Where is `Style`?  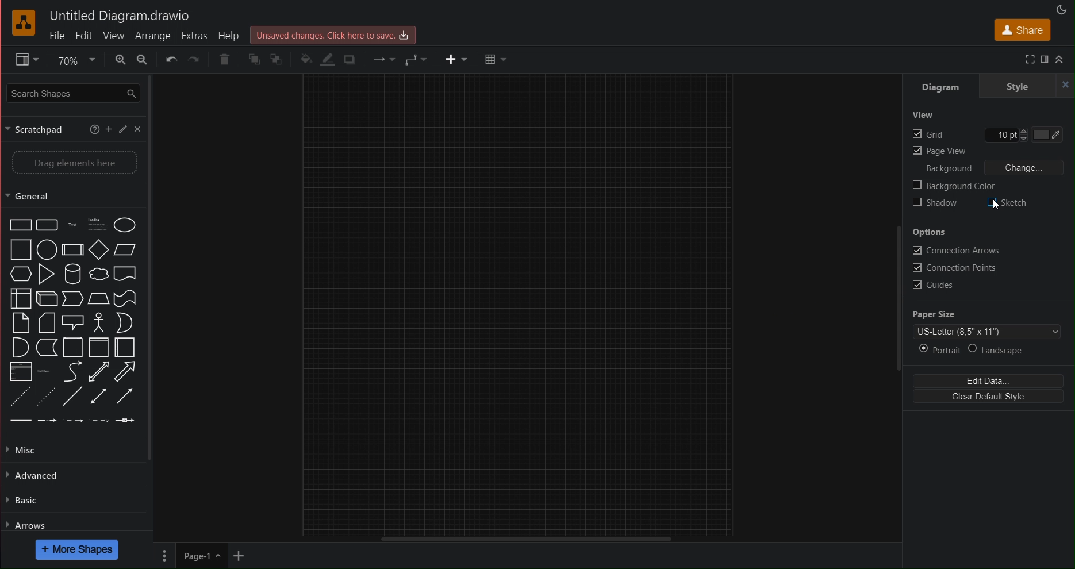 Style is located at coordinates (1018, 86).